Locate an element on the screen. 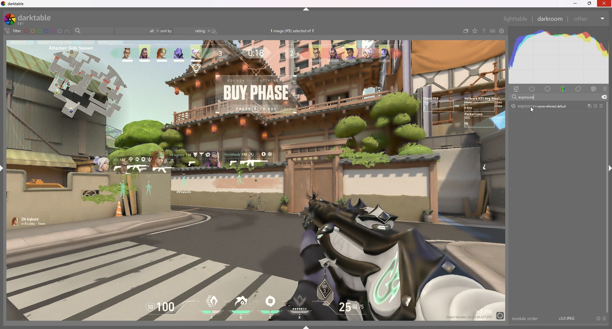 This screenshot has height=329, width=612. filter by name is located at coordinates (93, 30).